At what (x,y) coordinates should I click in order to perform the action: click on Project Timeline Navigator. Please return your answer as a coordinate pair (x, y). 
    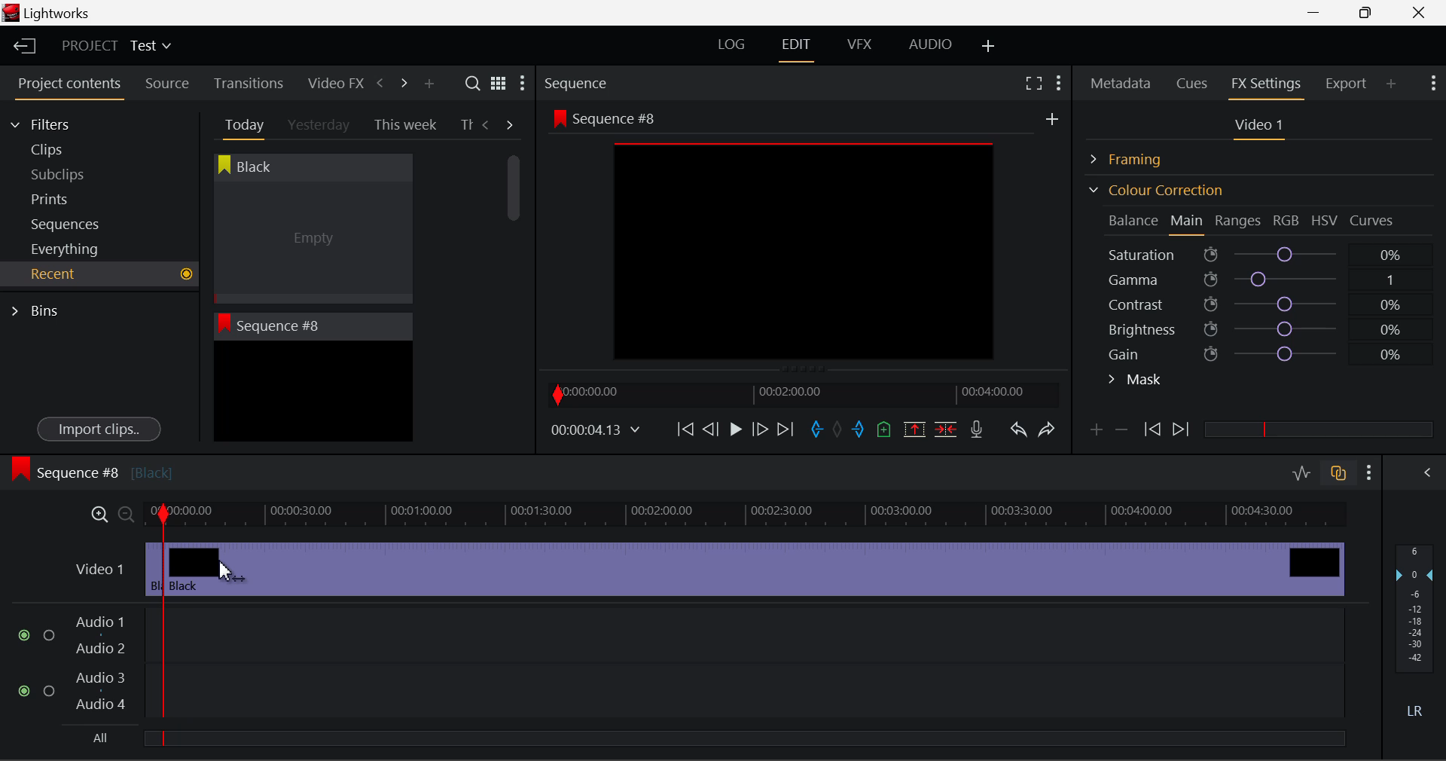
    Looking at the image, I should click on (801, 394).